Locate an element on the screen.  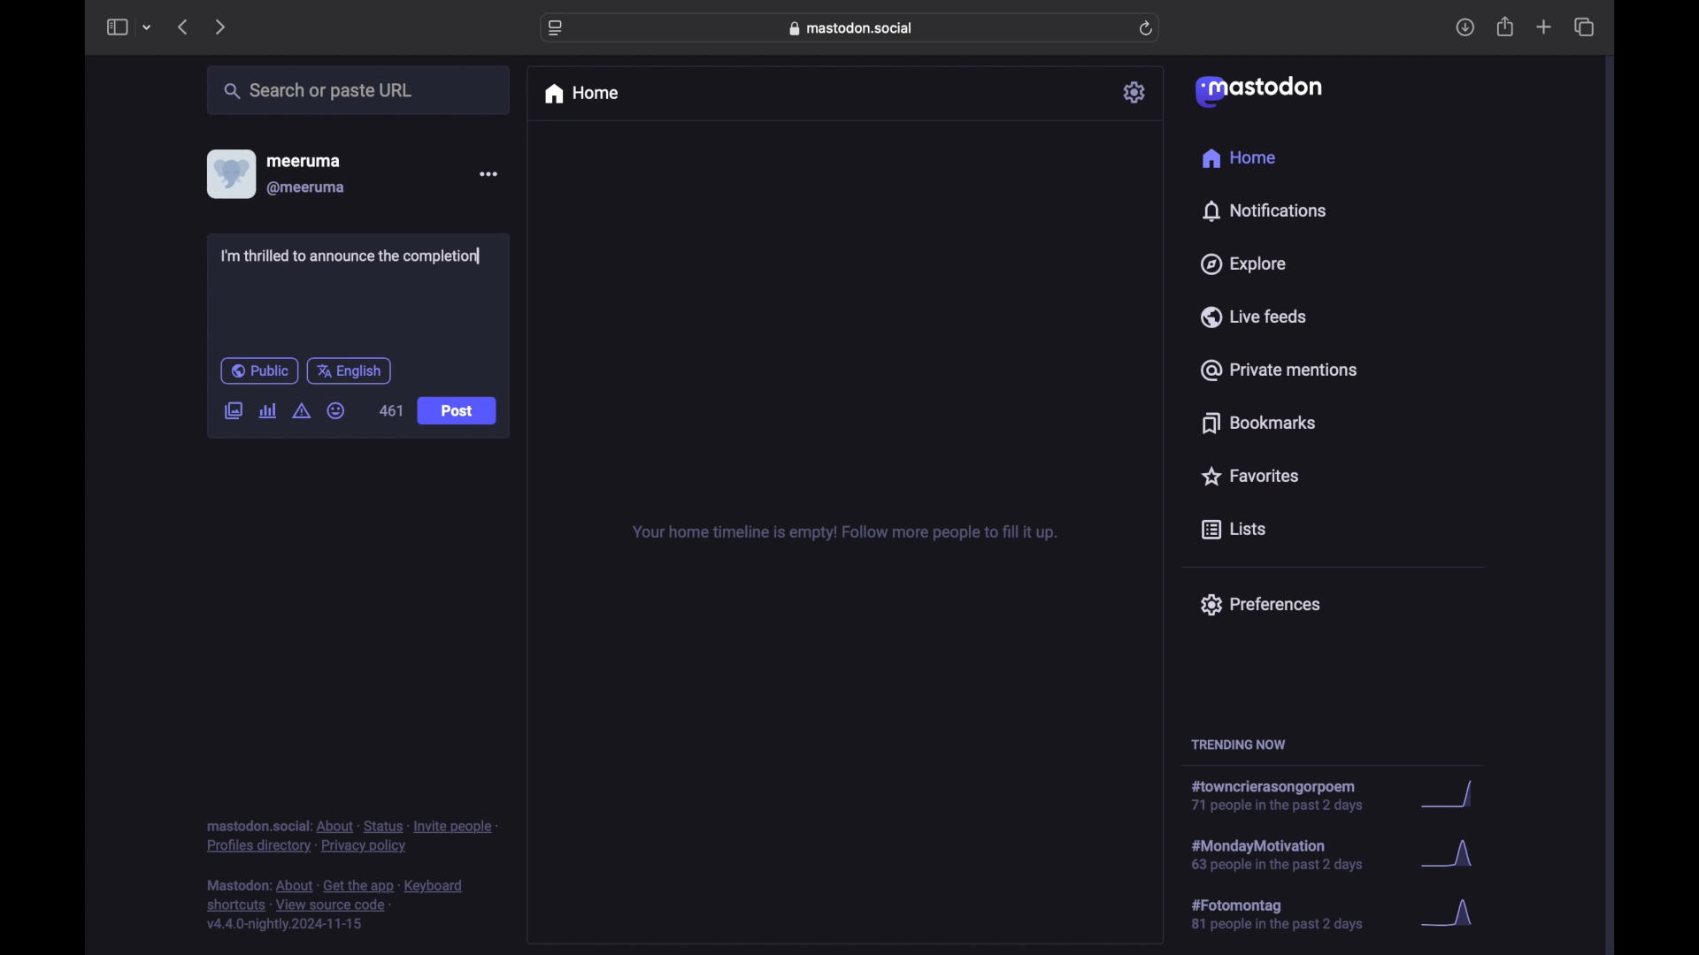
notifications is located at coordinates (1264, 211).